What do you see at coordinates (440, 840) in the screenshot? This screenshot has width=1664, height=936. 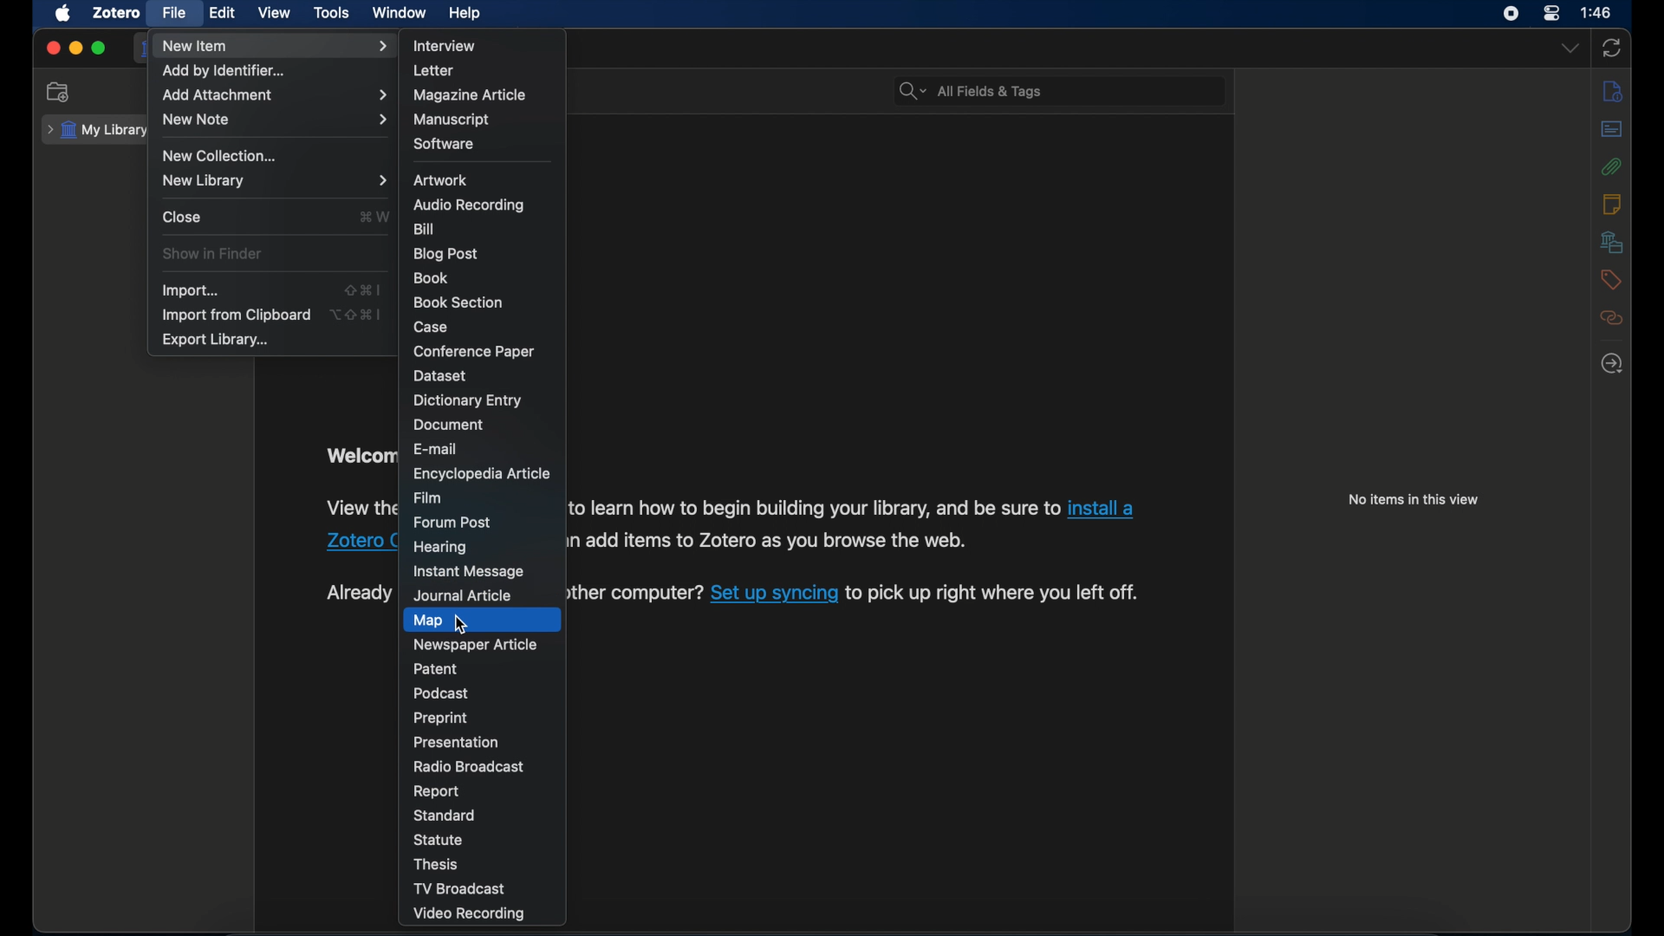 I see `statue` at bounding box center [440, 840].